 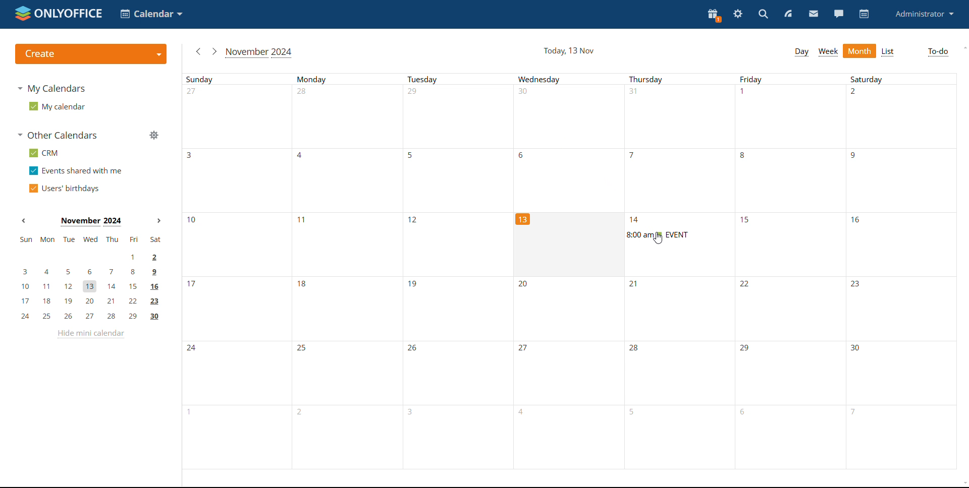 What do you see at coordinates (77, 171) in the screenshot?
I see `events shared with me` at bounding box center [77, 171].